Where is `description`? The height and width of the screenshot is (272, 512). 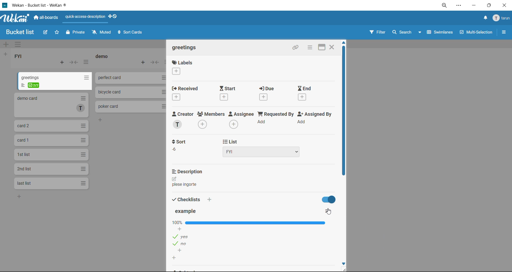 description is located at coordinates (189, 172).